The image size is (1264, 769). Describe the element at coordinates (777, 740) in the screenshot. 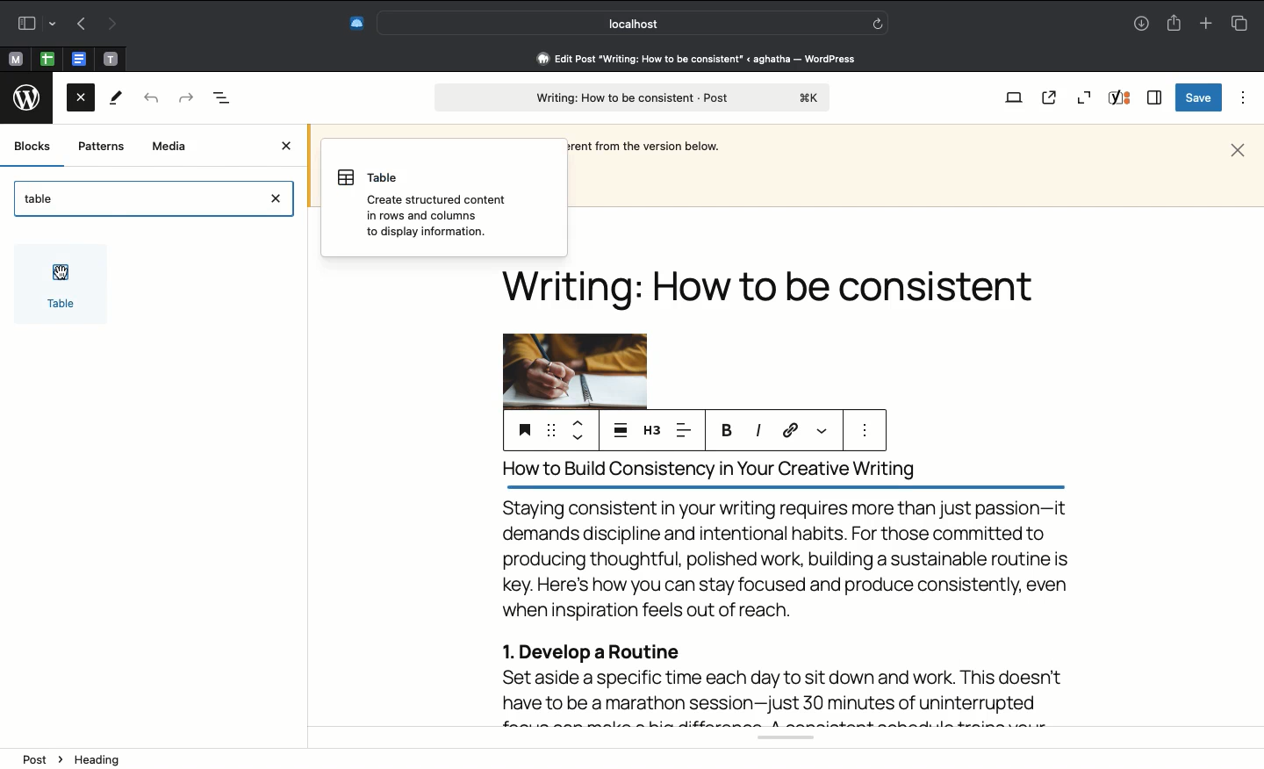

I see `Yoast` at that location.